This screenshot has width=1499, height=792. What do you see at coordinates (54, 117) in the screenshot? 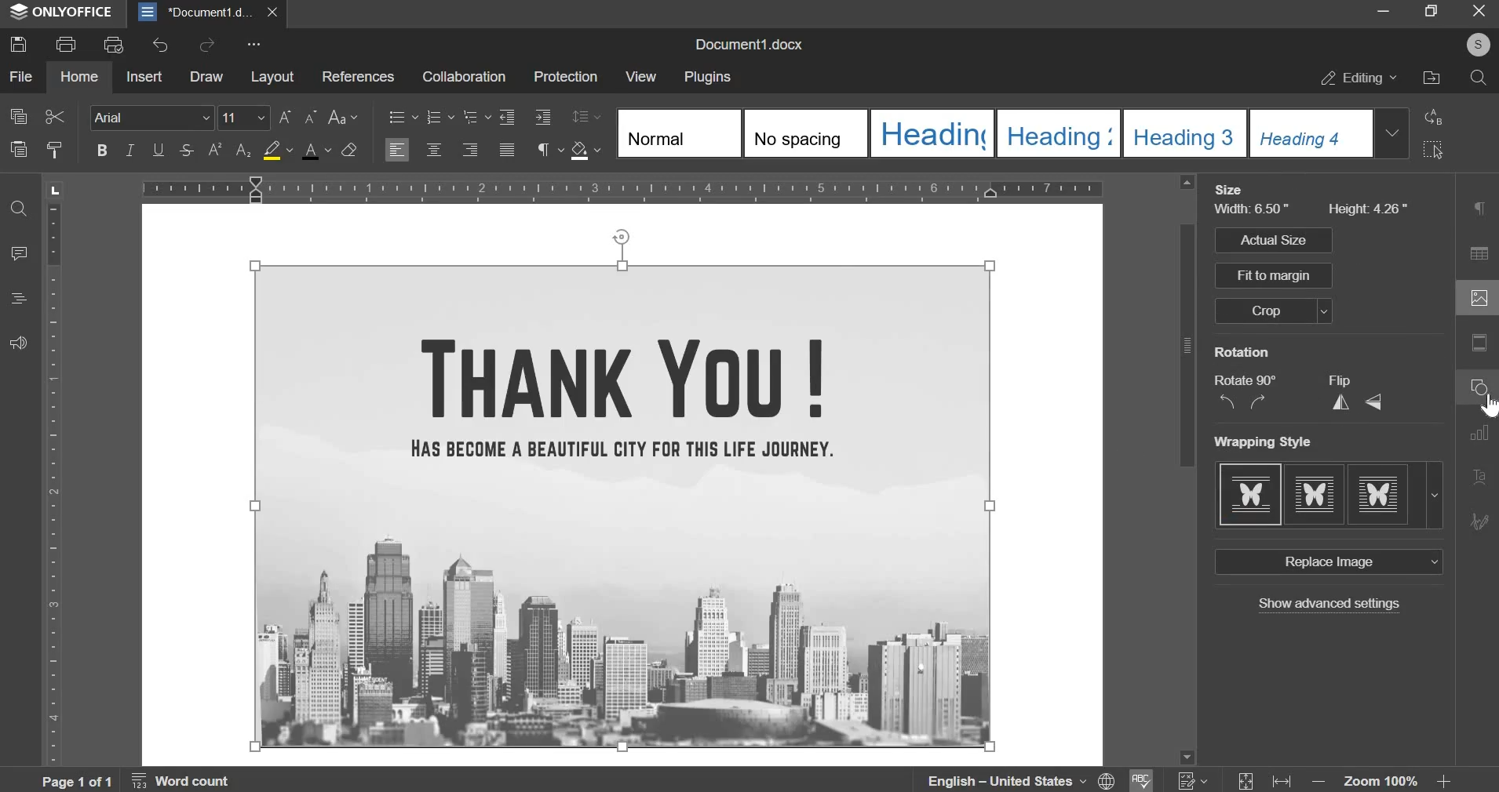
I see `cut` at bounding box center [54, 117].